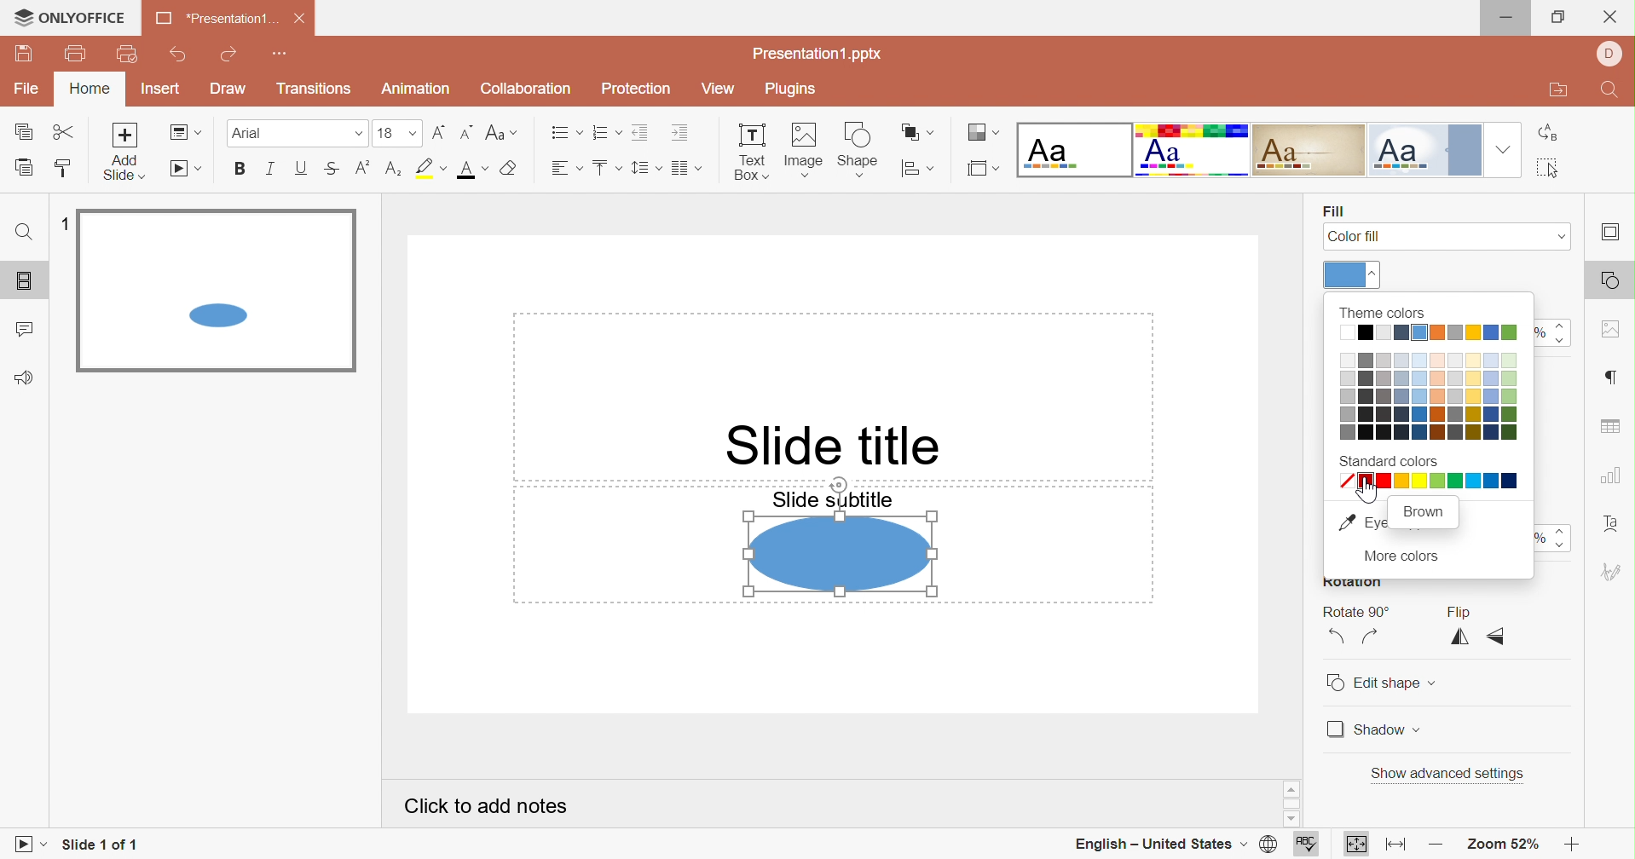  What do you see at coordinates (858, 150) in the screenshot?
I see `Shape` at bounding box center [858, 150].